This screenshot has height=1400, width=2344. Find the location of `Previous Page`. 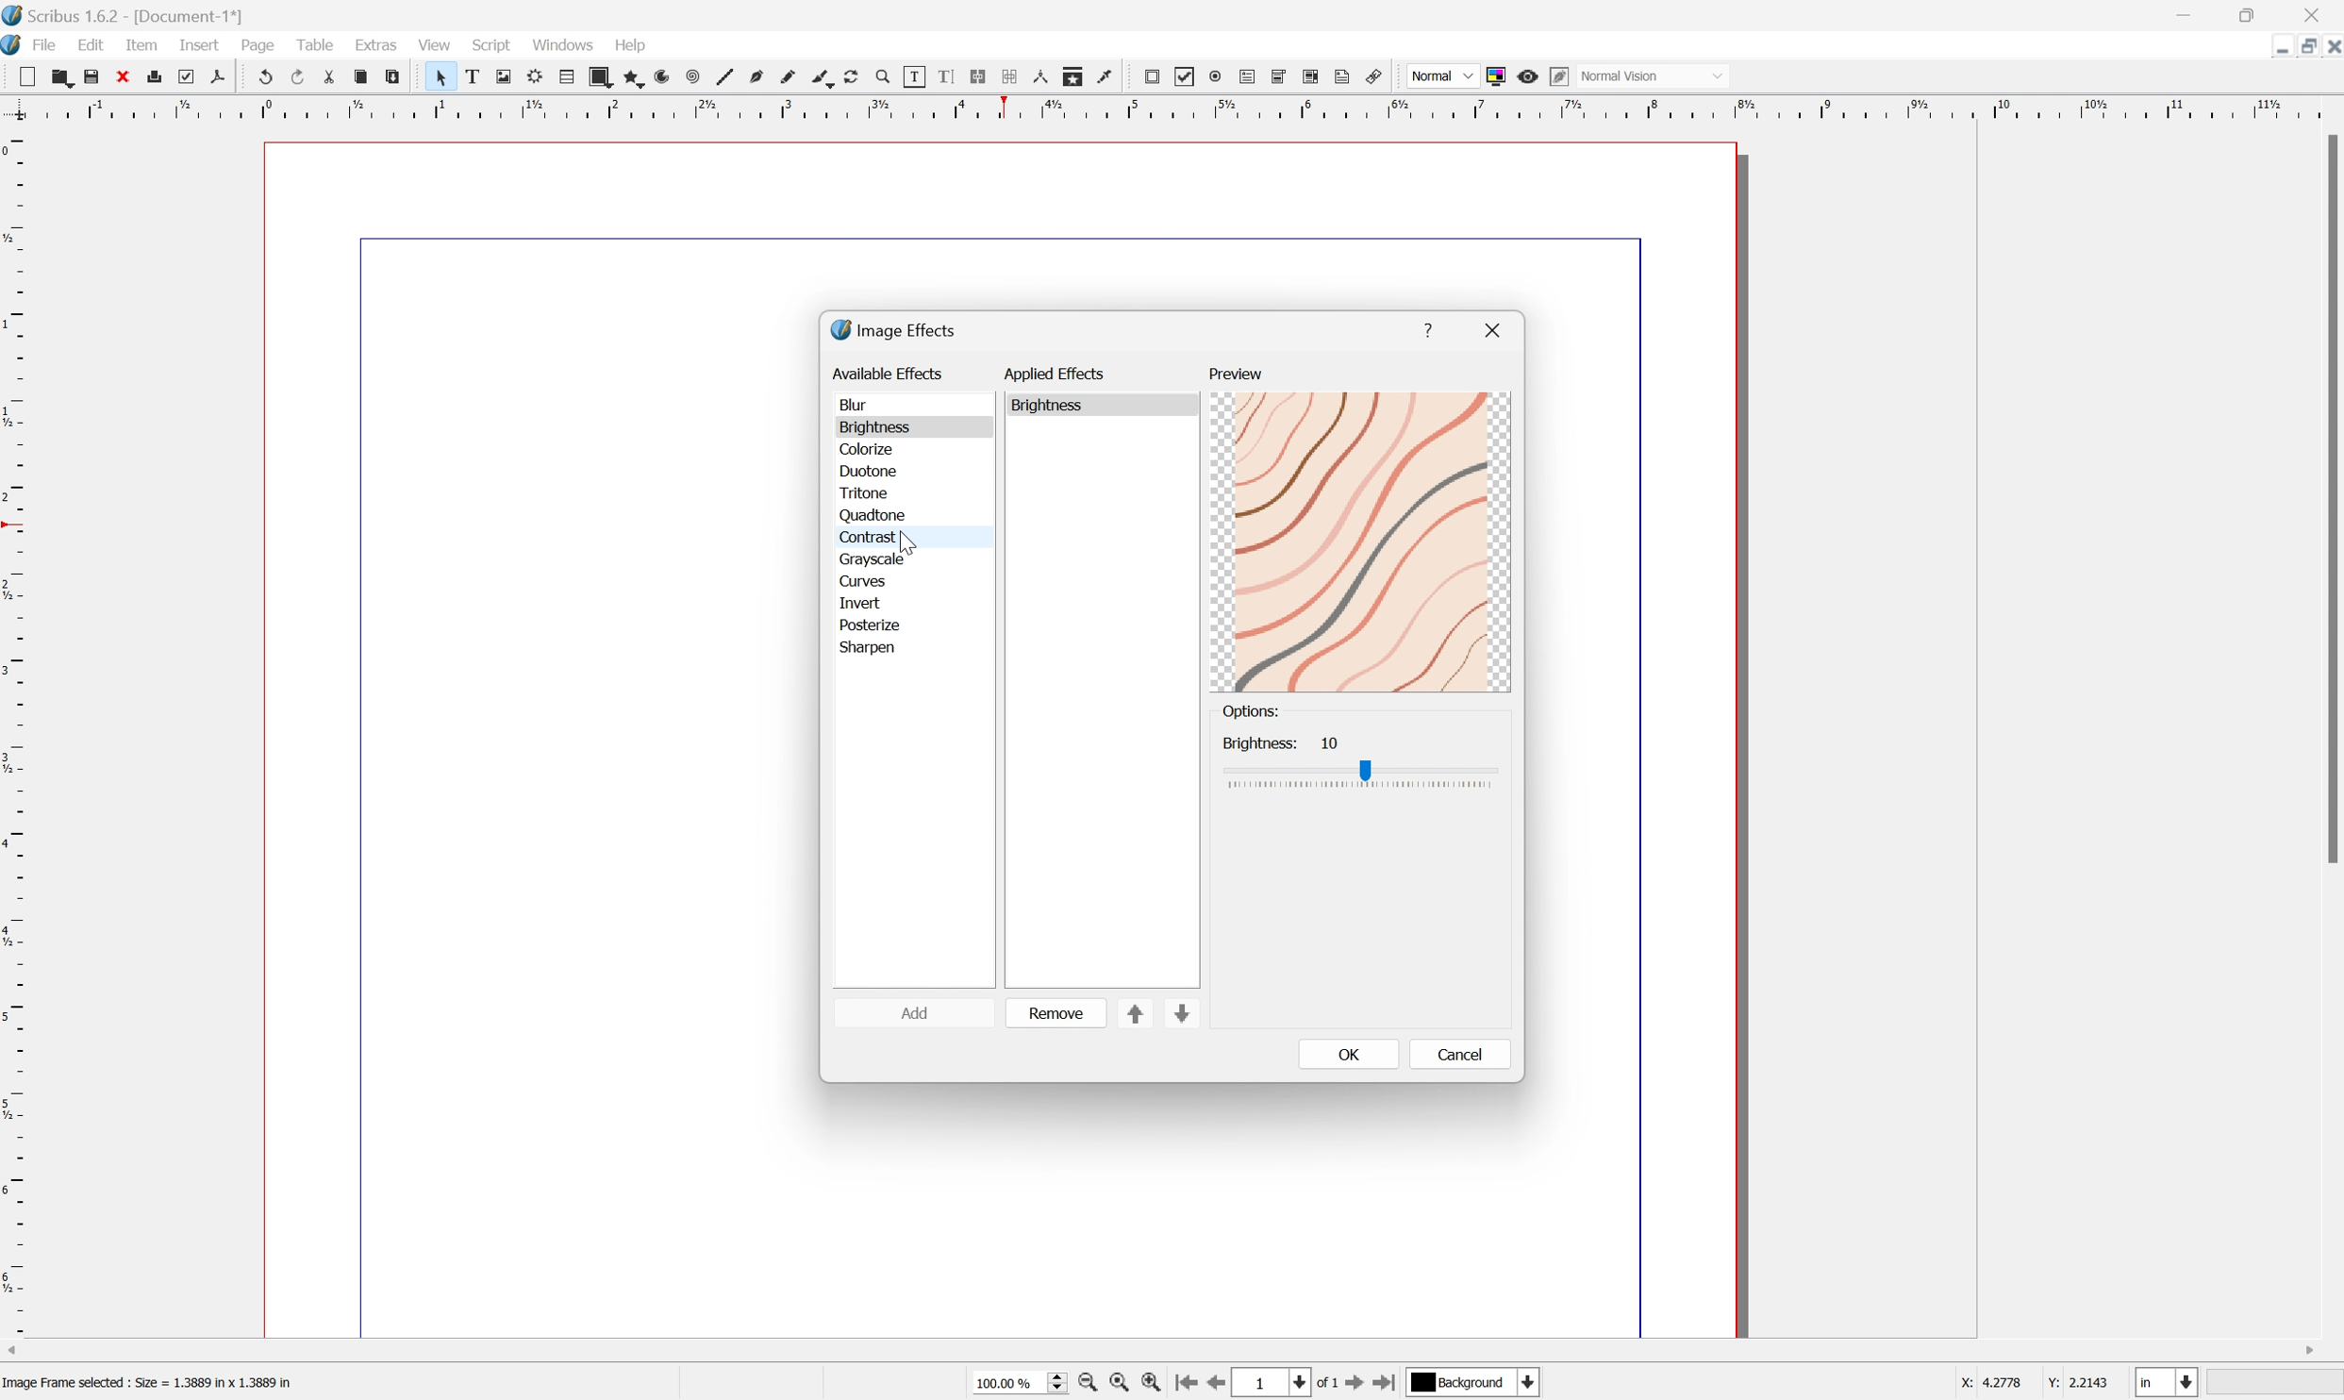

Previous Page is located at coordinates (1222, 1384).